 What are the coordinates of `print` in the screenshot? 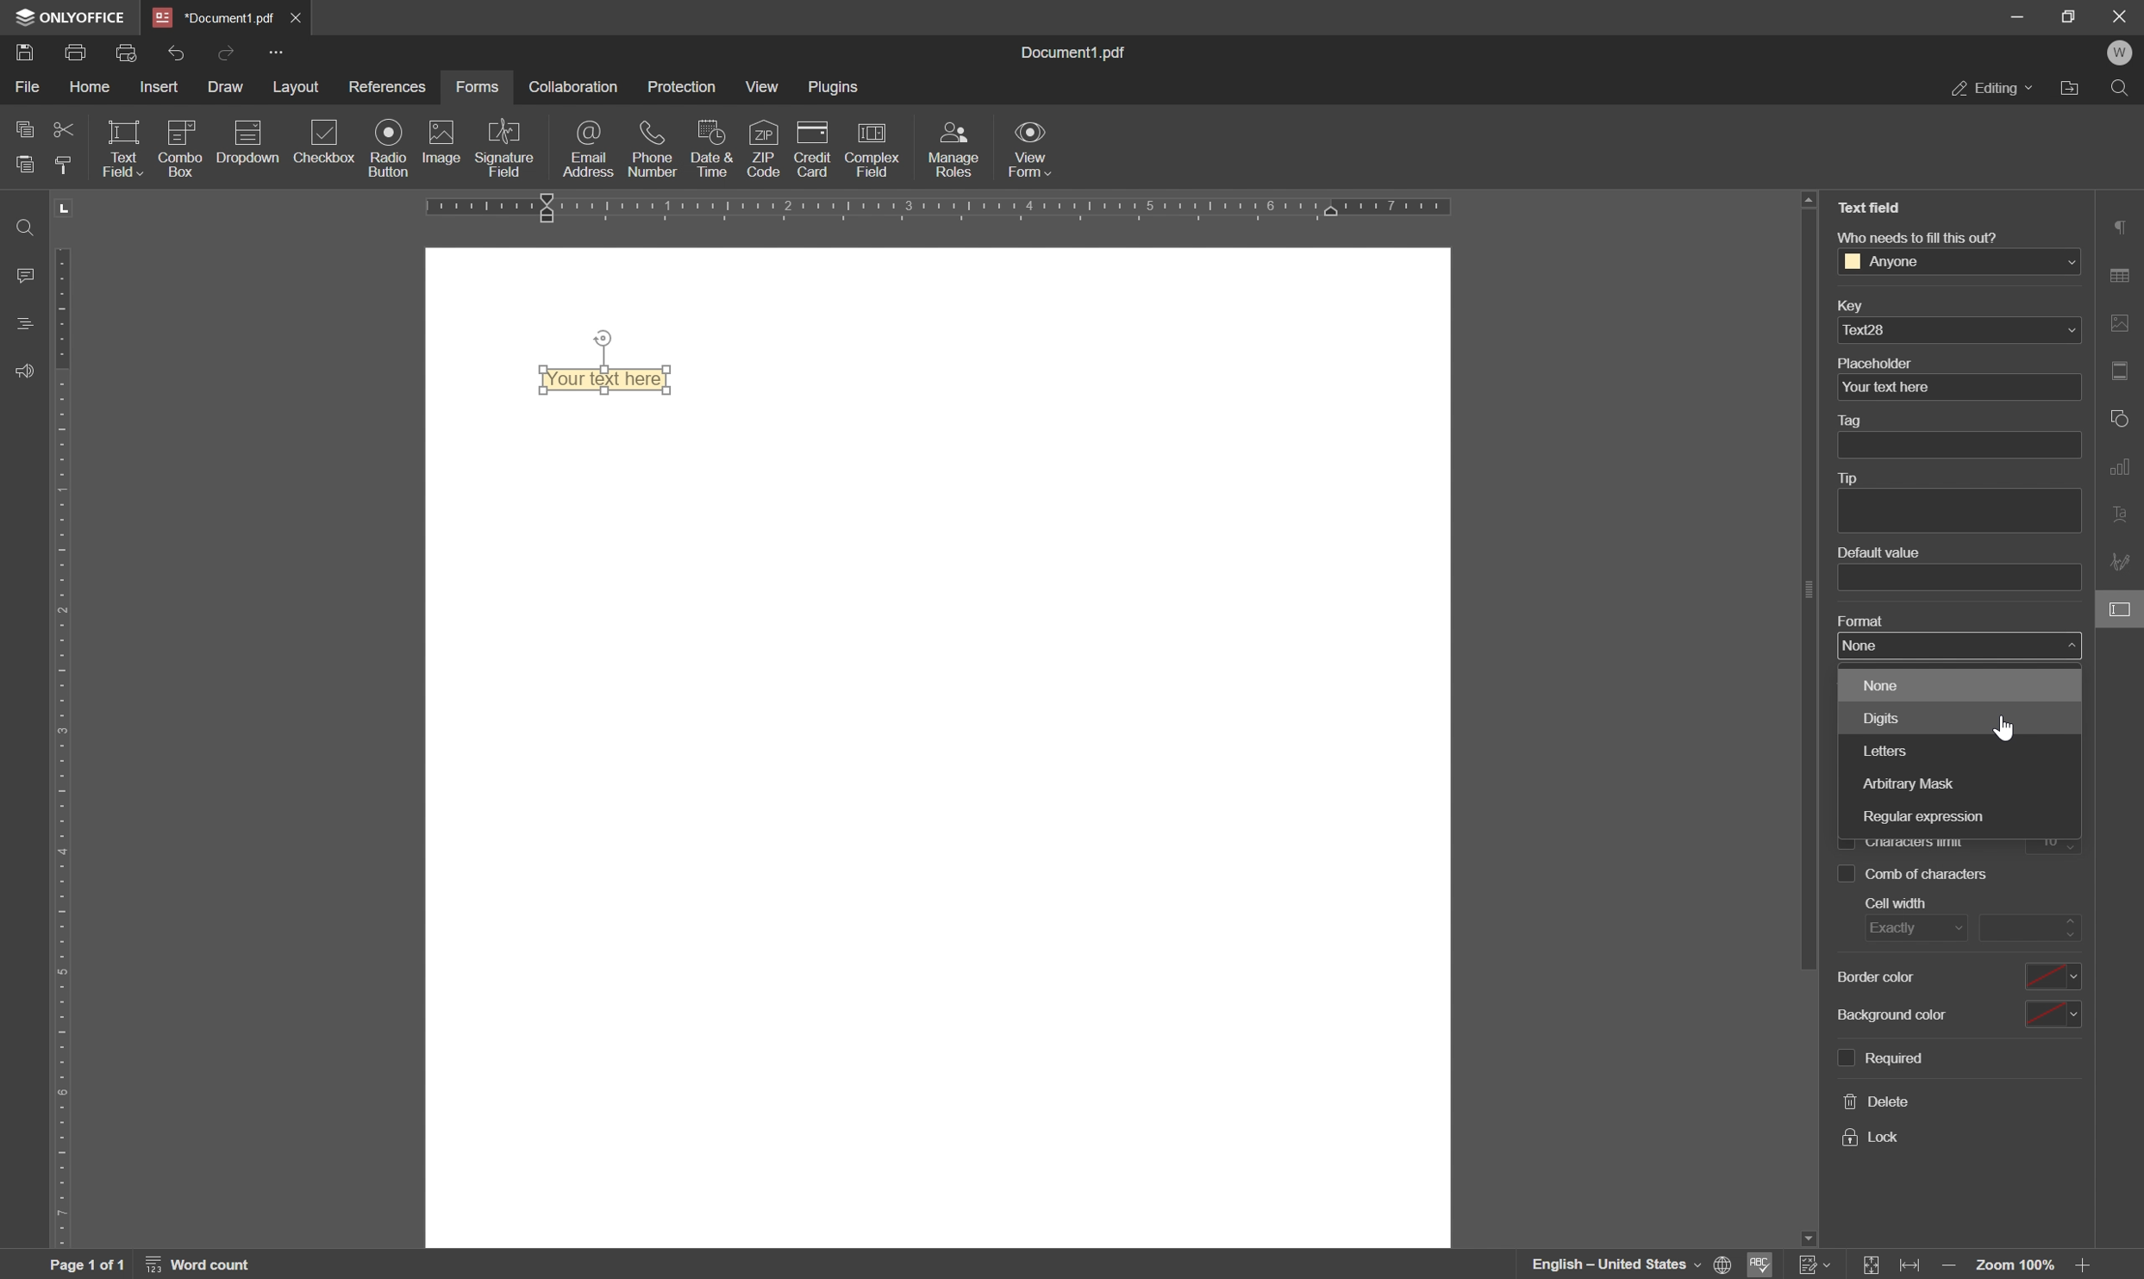 It's located at (78, 54).